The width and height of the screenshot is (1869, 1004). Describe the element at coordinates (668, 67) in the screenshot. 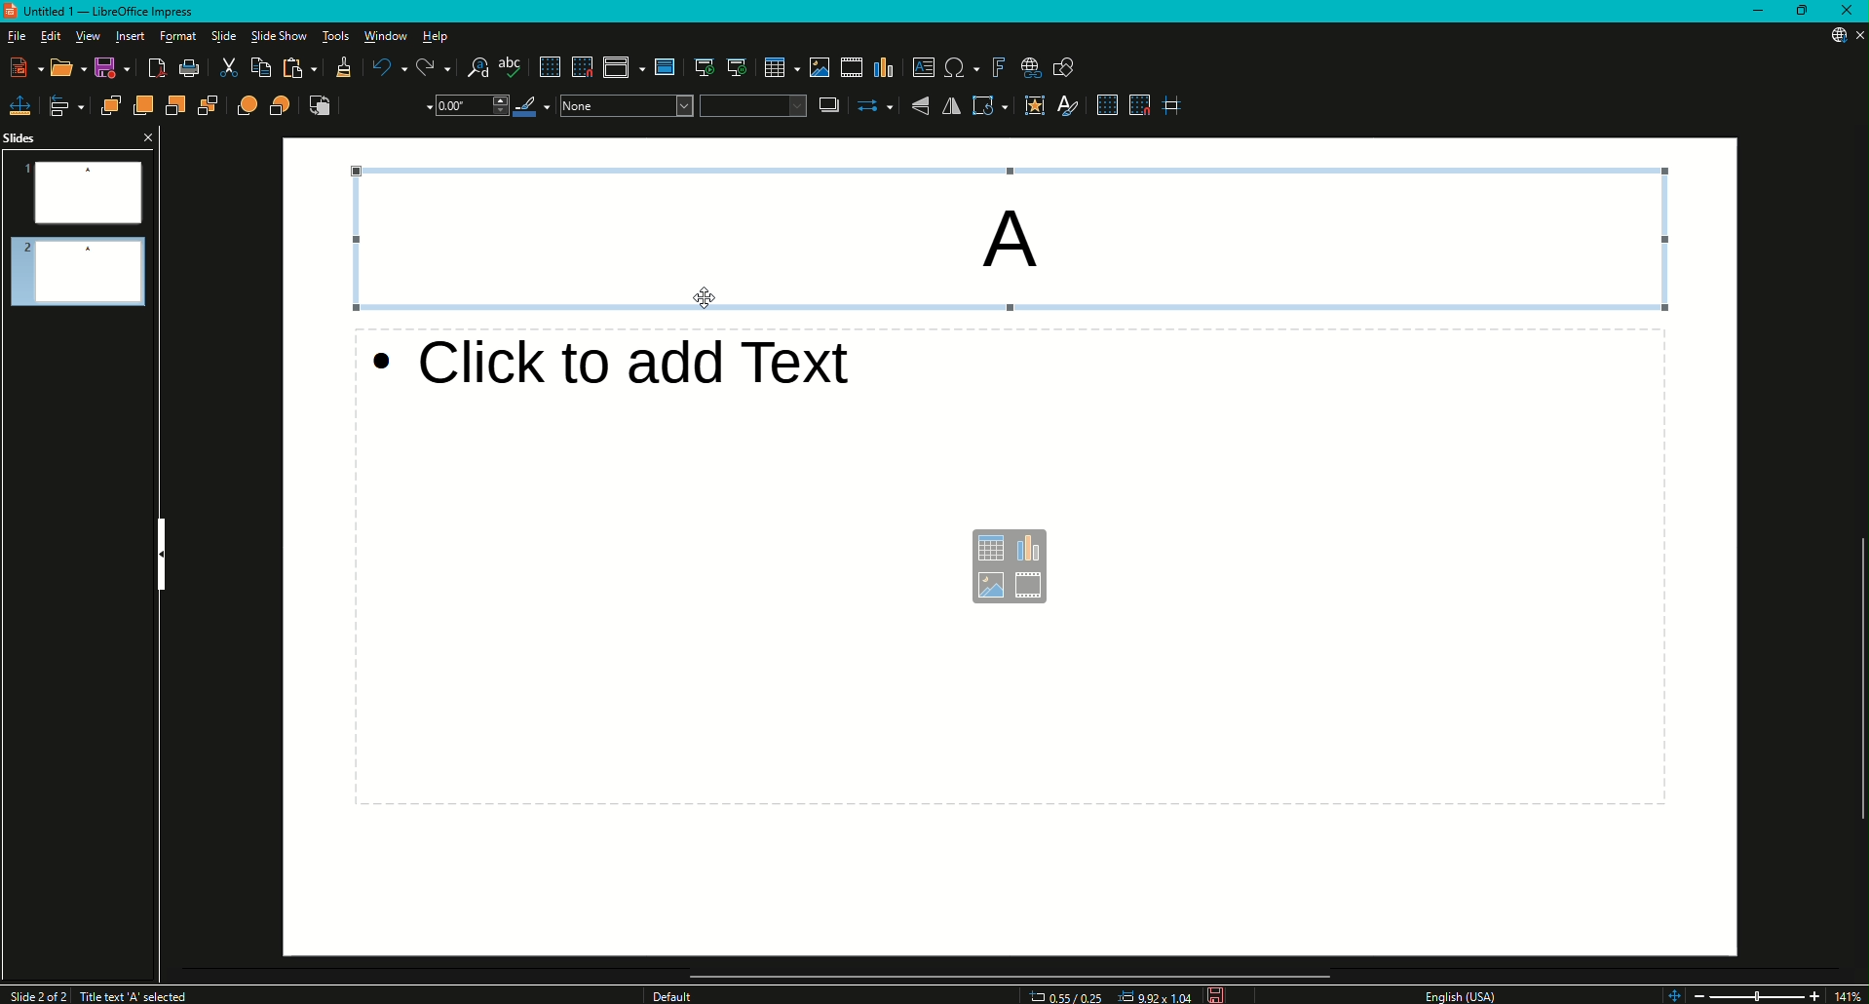

I see `Master slide` at that location.